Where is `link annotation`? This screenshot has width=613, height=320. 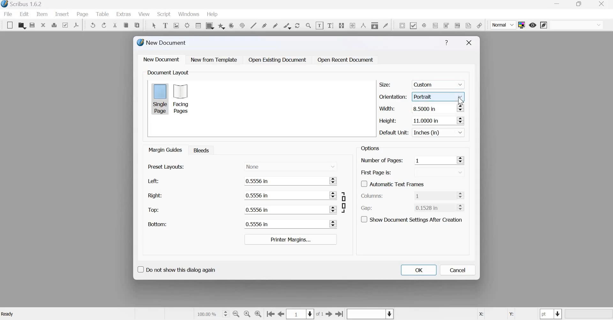 link annotation is located at coordinates (479, 25).